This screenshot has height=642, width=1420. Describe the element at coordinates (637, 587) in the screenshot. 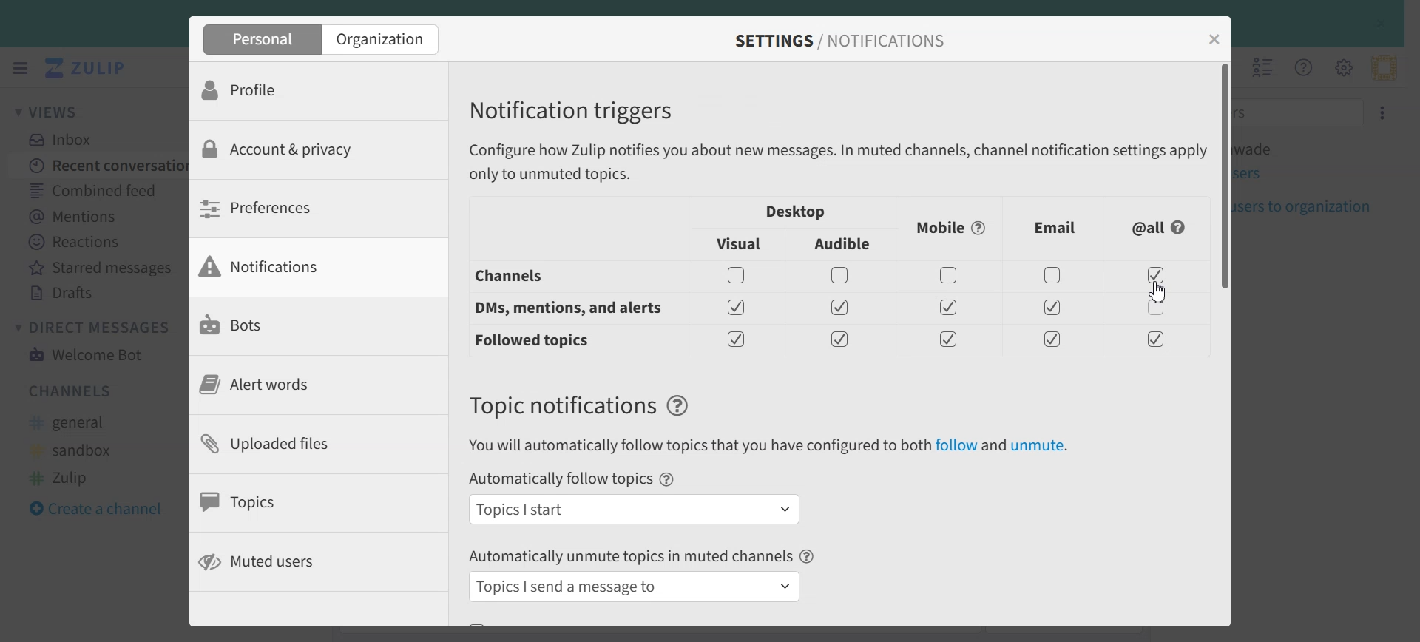

I see `Topics I send a message to ` at that location.